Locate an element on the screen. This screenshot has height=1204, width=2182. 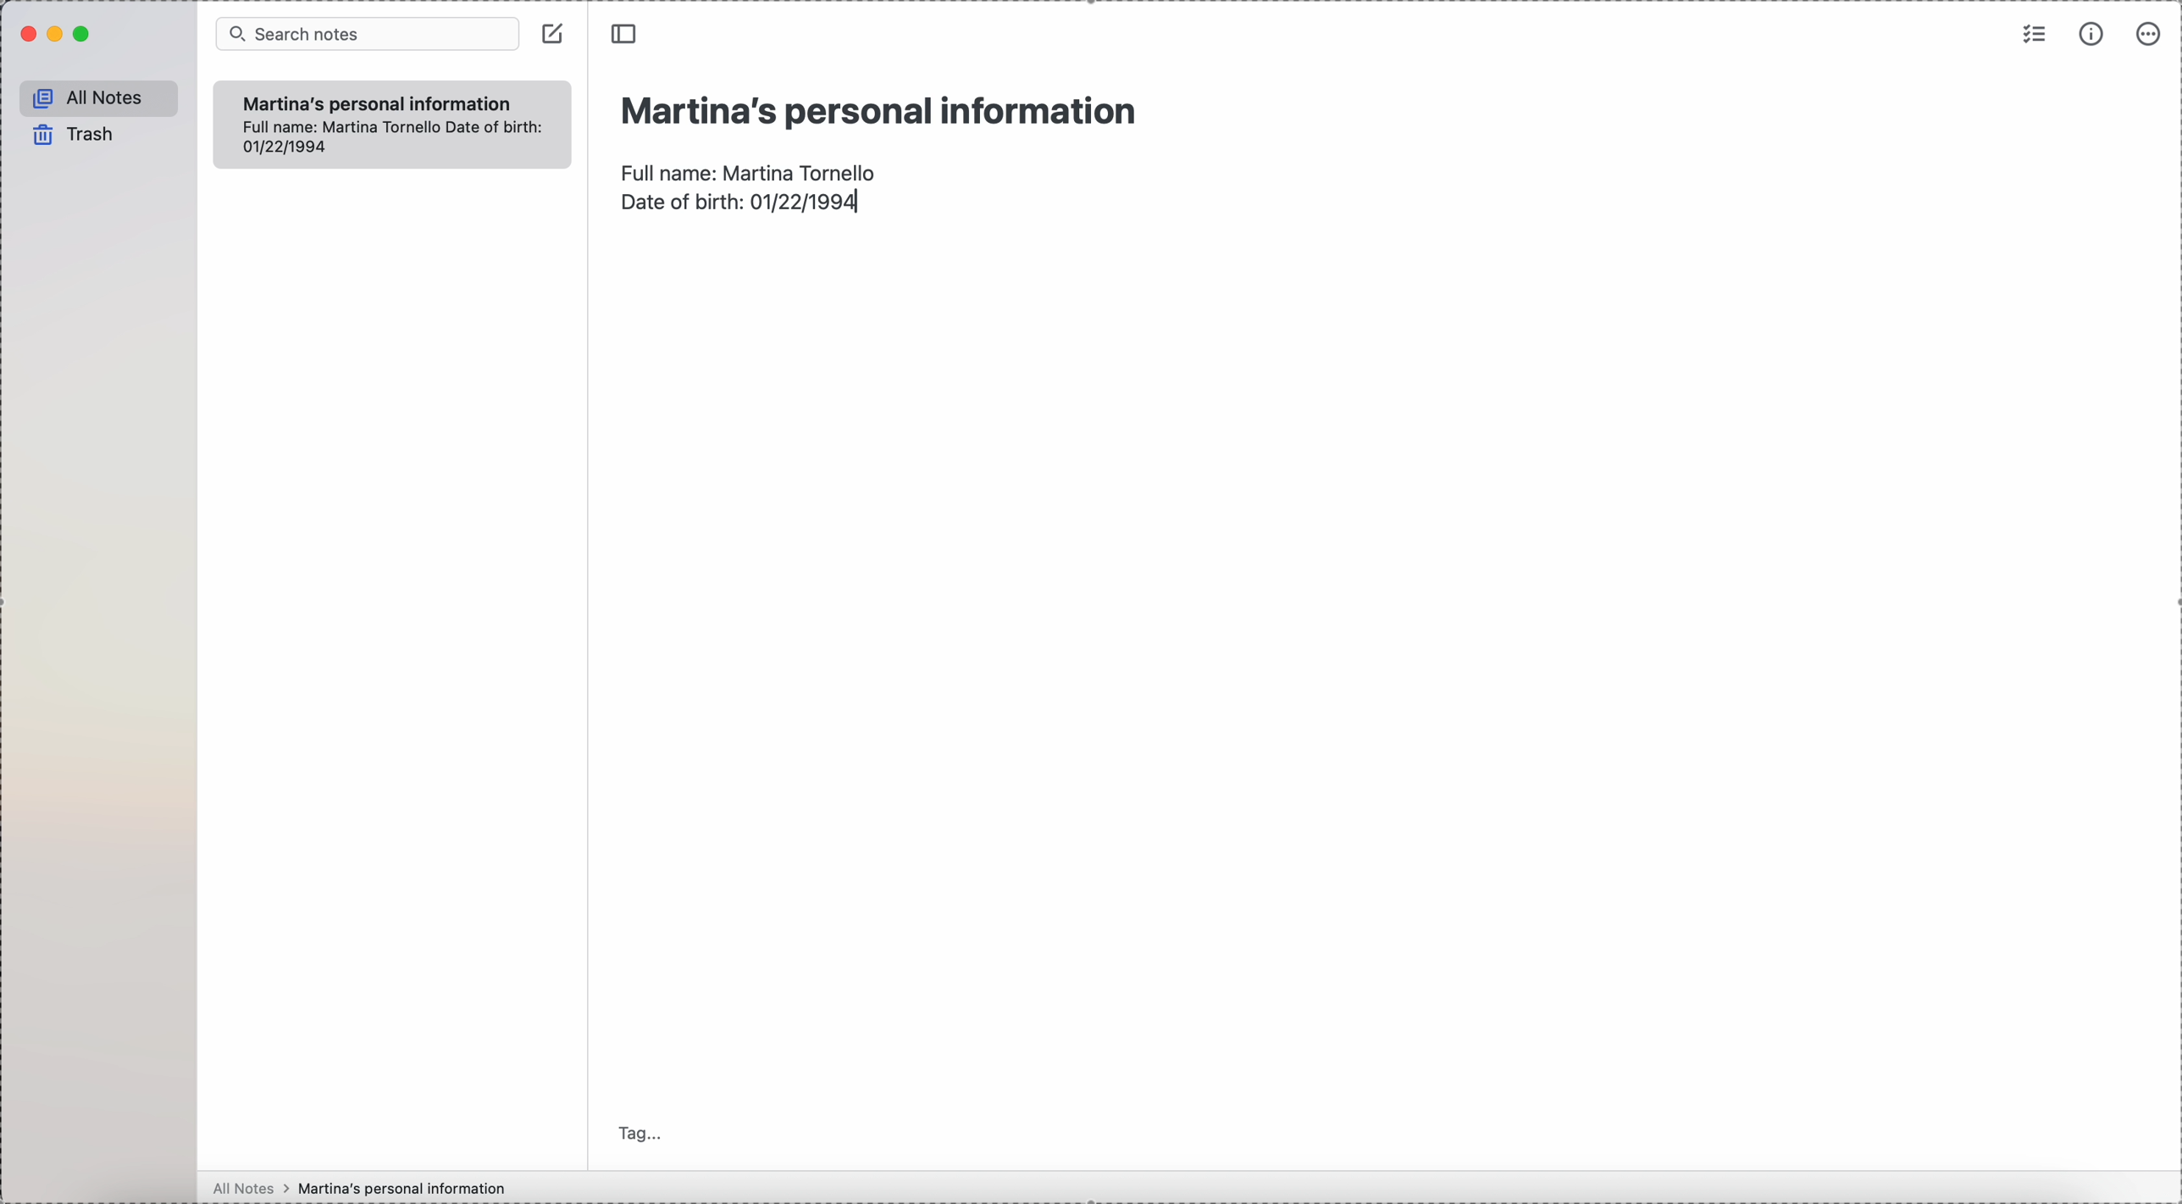
more options is located at coordinates (2146, 36).